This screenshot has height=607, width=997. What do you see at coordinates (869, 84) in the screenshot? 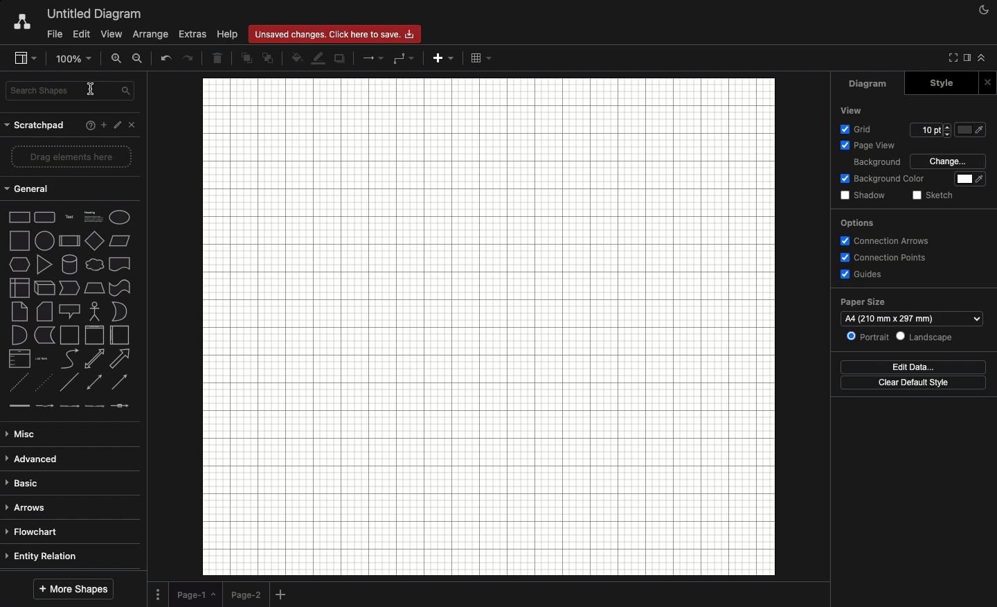
I see `Diagram` at bounding box center [869, 84].